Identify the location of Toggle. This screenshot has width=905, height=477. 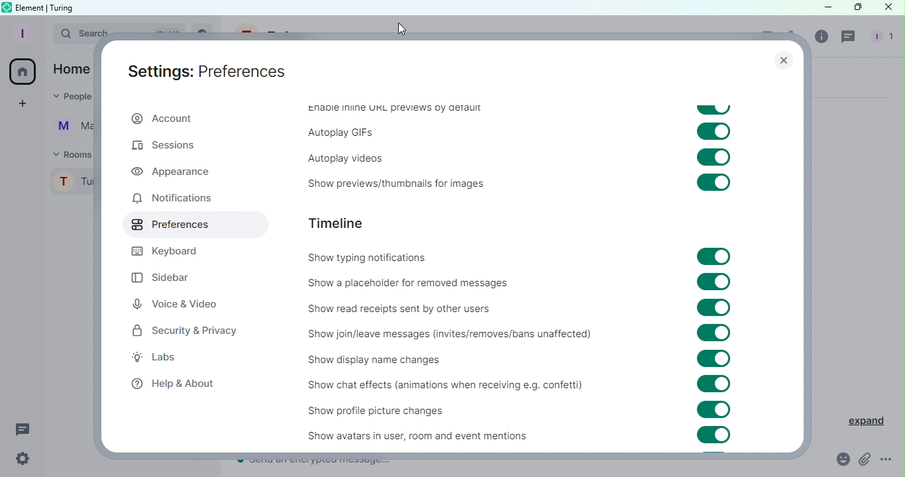
(712, 157).